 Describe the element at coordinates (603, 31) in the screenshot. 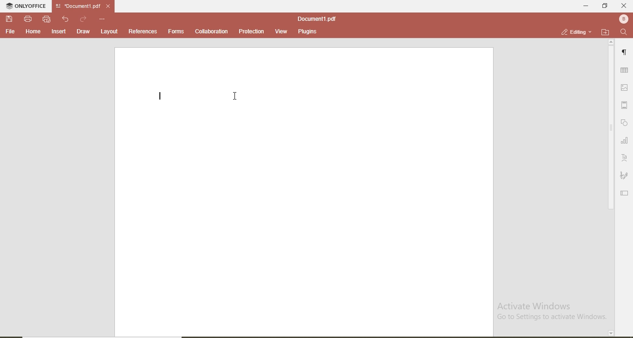

I see `open file loaction` at that location.